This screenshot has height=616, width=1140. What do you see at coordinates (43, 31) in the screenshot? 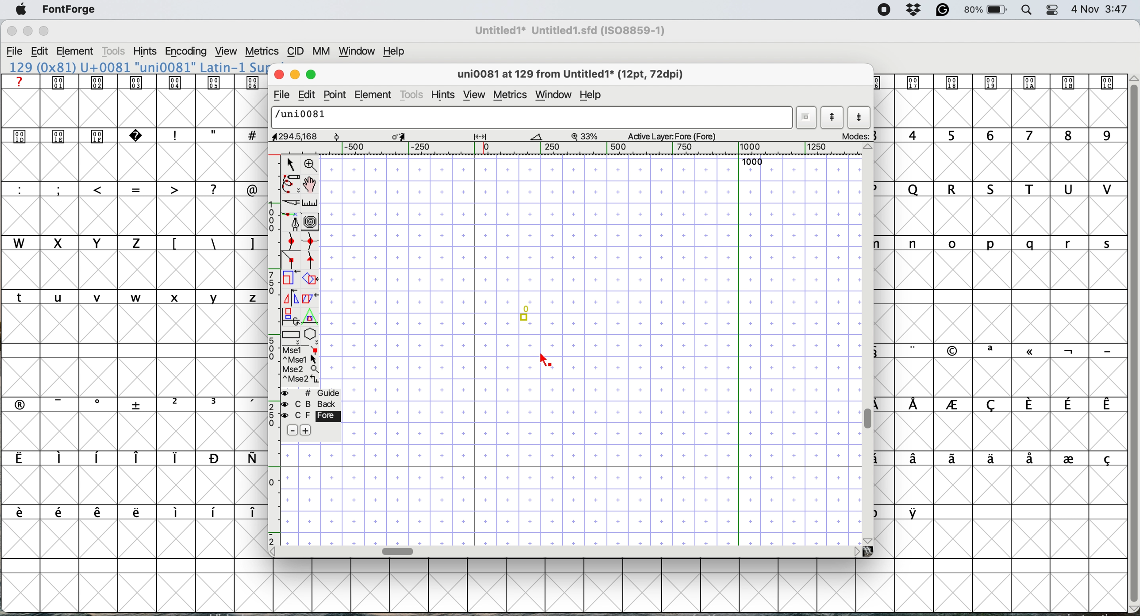
I see `Maximize` at bounding box center [43, 31].